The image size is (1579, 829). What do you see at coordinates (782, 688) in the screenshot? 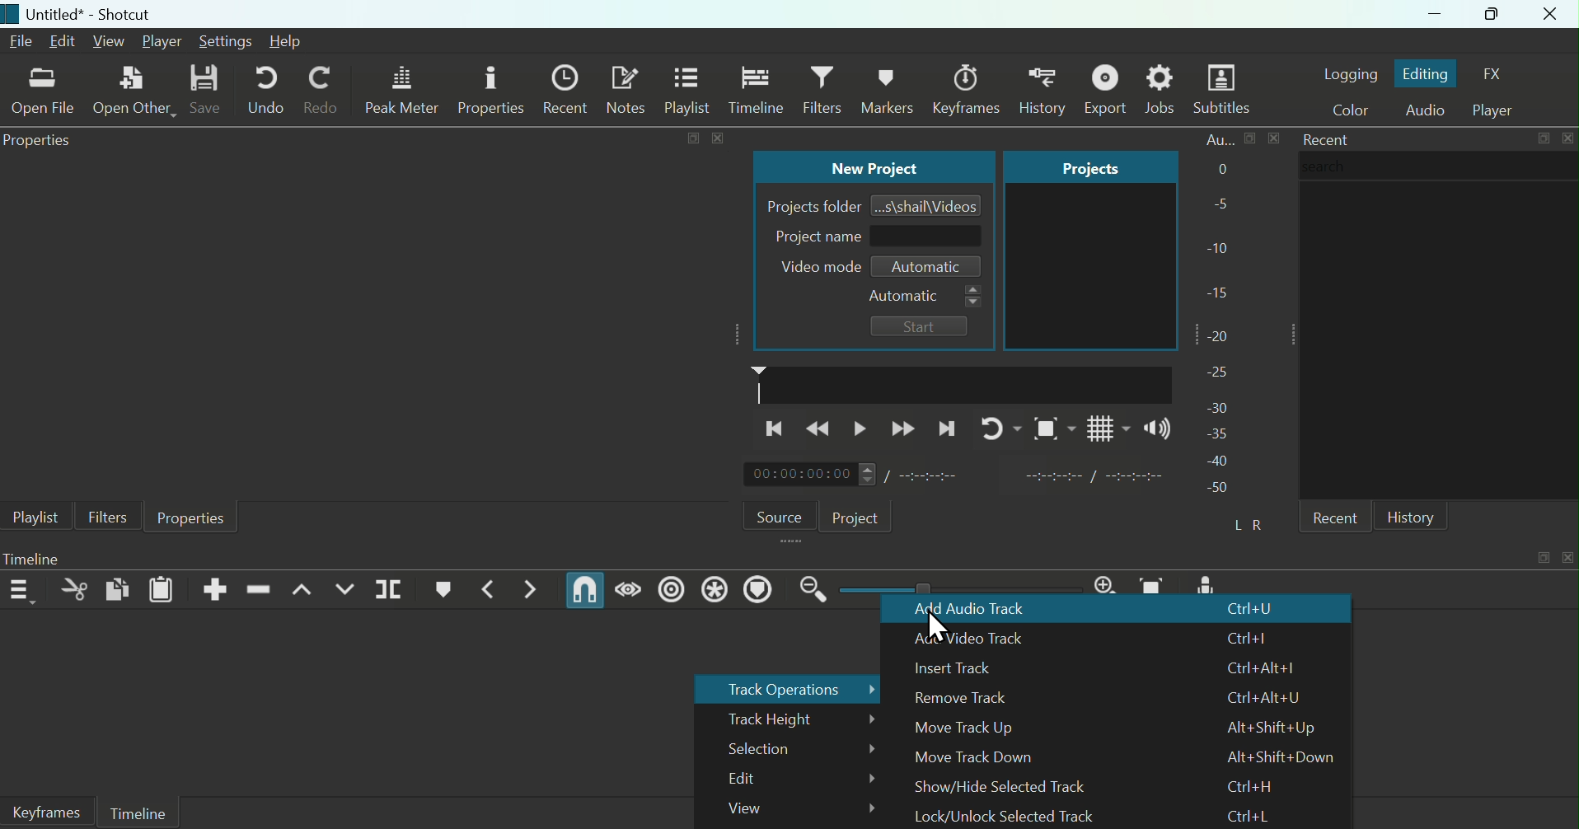
I see `Track Operators` at bounding box center [782, 688].